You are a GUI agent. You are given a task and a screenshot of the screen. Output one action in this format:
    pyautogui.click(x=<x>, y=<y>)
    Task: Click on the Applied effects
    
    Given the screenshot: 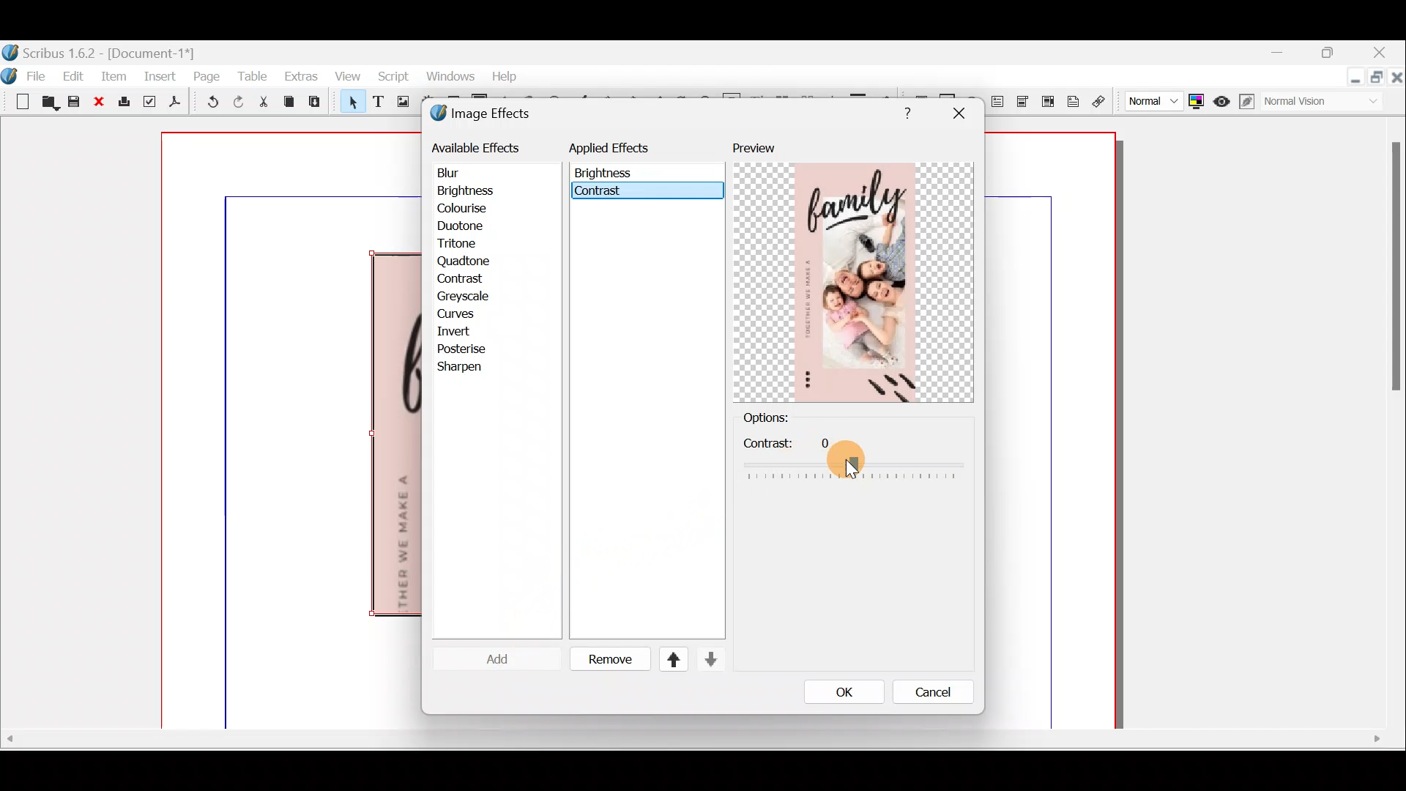 What is the action you would take?
    pyautogui.click(x=621, y=152)
    